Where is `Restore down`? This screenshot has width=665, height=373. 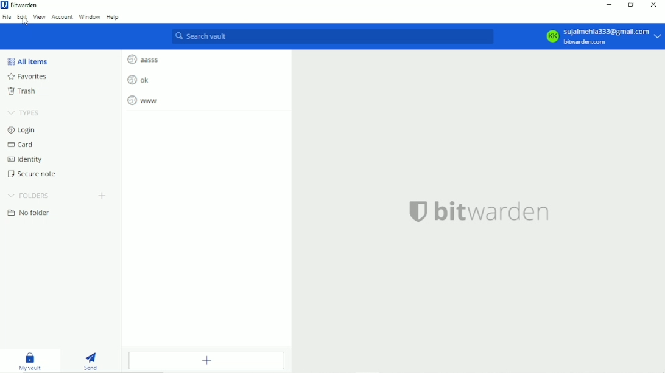
Restore down is located at coordinates (632, 5).